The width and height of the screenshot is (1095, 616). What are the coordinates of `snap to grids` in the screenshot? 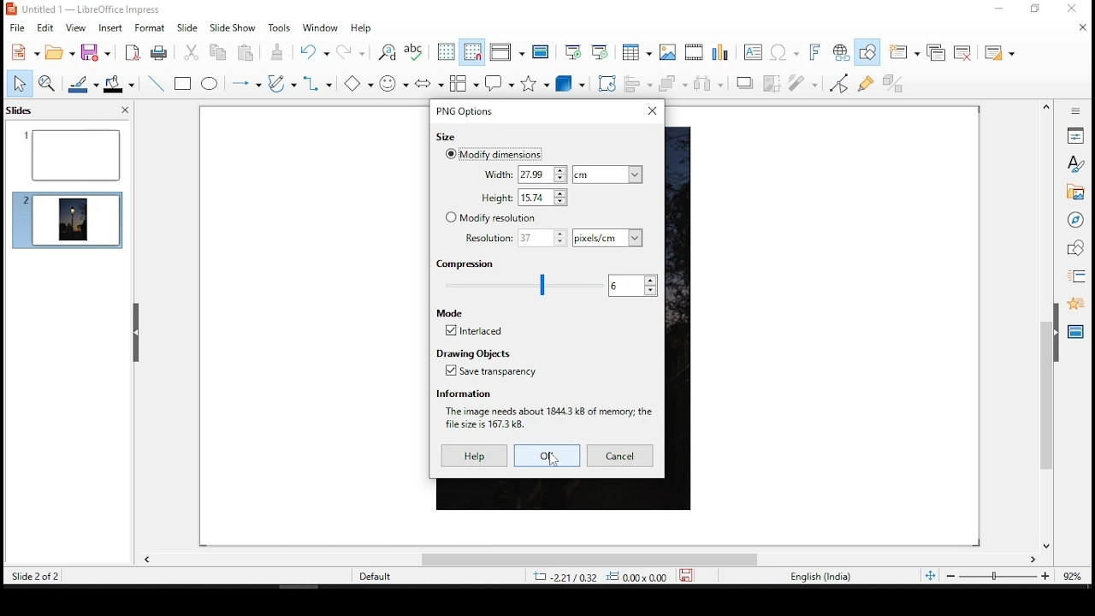 It's located at (471, 52).